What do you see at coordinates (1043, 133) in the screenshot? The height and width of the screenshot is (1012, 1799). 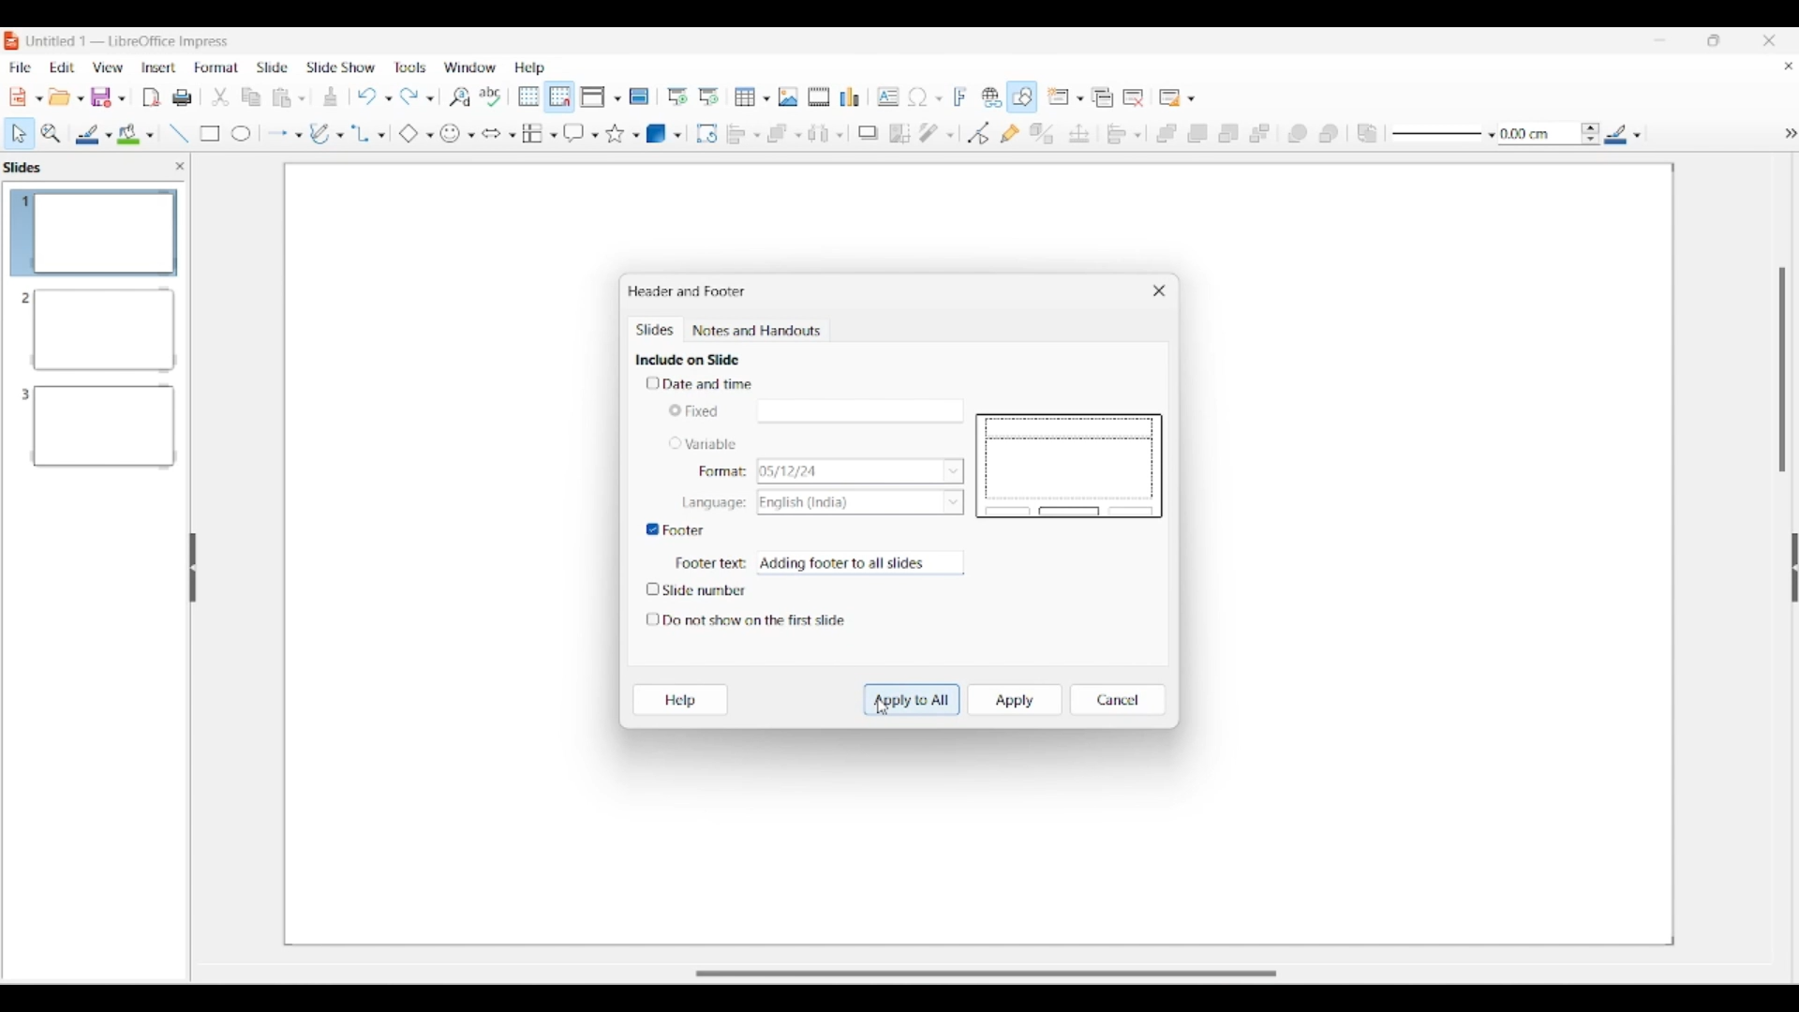 I see `Toggle extrusion` at bounding box center [1043, 133].